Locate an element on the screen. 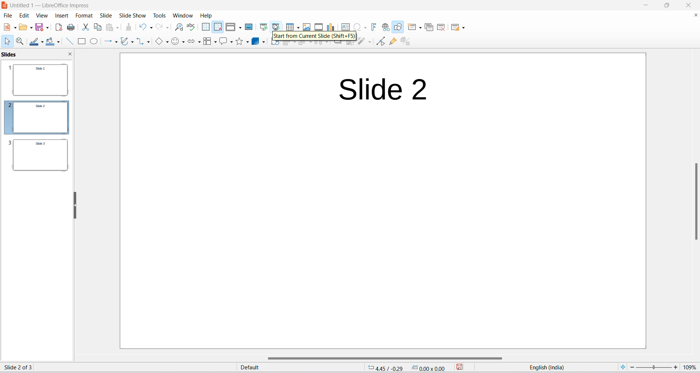 The height and width of the screenshot is (373, 700). object distribute icons is located at coordinates (319, 45).